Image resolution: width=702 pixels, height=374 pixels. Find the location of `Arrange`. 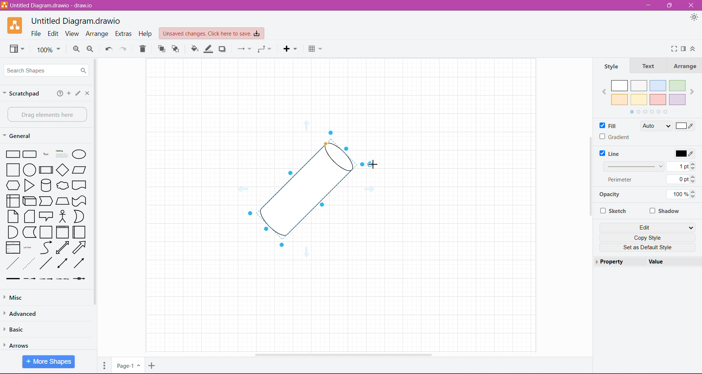

Arrange is located at coordinates (98, 34).